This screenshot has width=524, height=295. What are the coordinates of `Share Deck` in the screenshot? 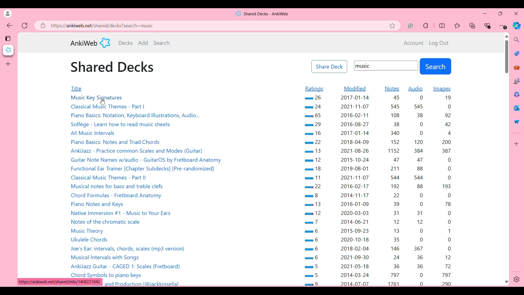 It's located at (329, 67).